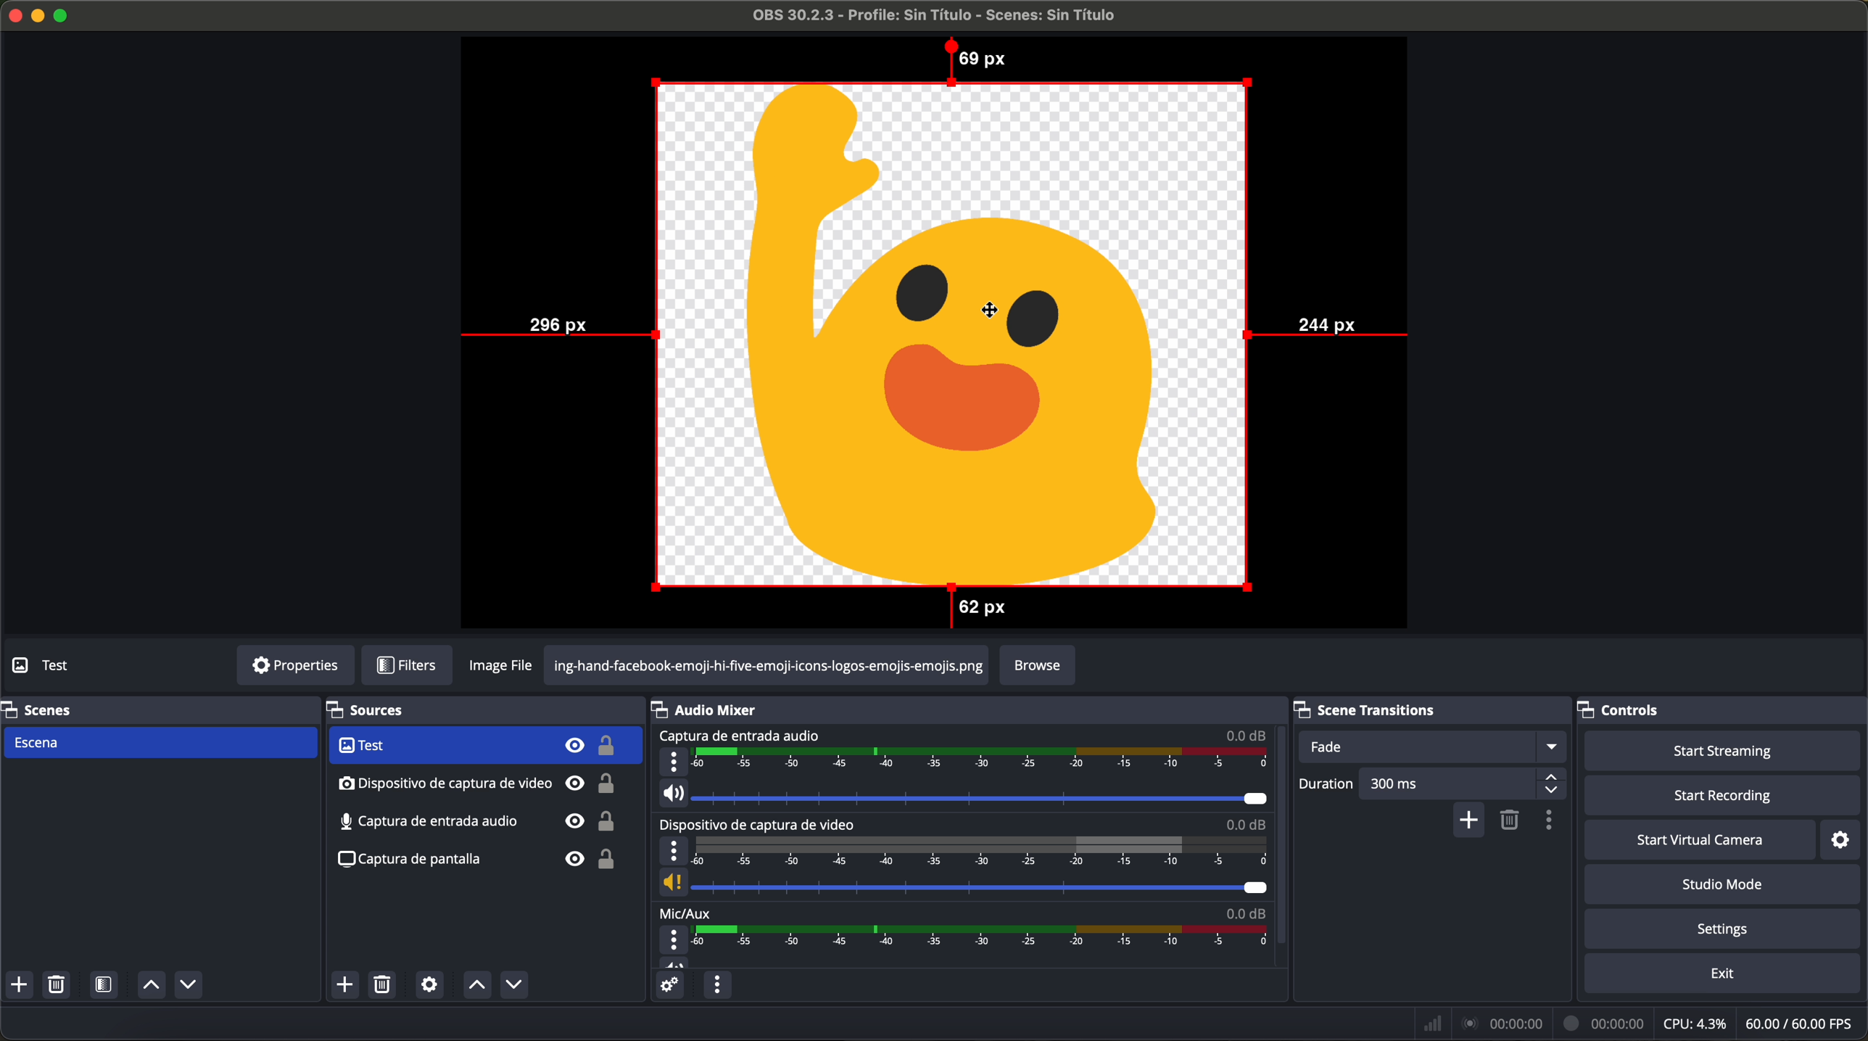  I want to click on advanced audio properties, so click(669, 985).